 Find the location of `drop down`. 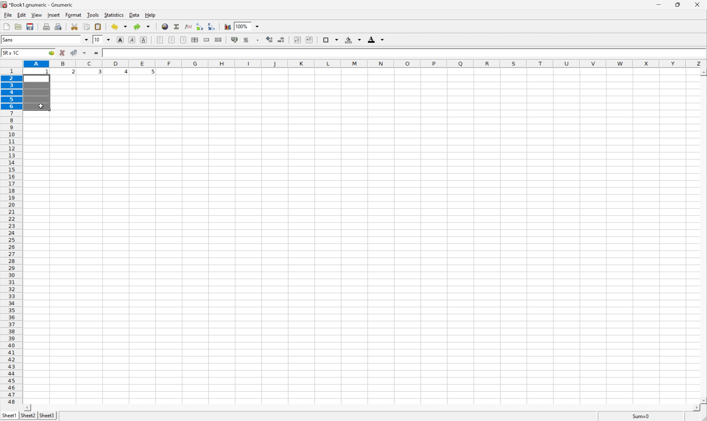

drop down is located at coordinates (258, 26).